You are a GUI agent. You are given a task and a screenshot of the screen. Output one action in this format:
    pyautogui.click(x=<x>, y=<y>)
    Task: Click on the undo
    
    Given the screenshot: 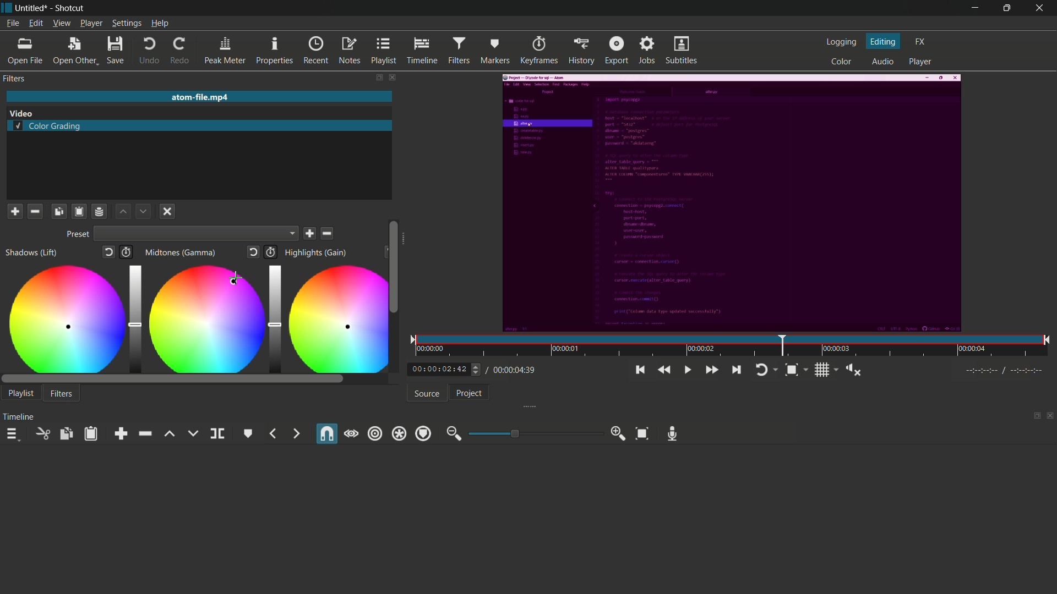 What is the action you would take?
    pyautogui.click(x=150, y=52)
    